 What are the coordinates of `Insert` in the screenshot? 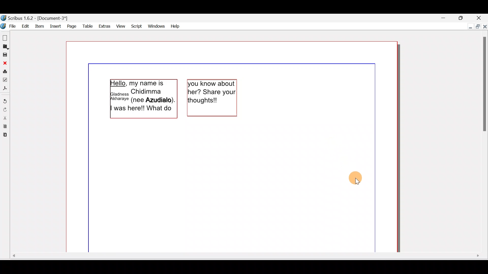 It's located at (55, 25).